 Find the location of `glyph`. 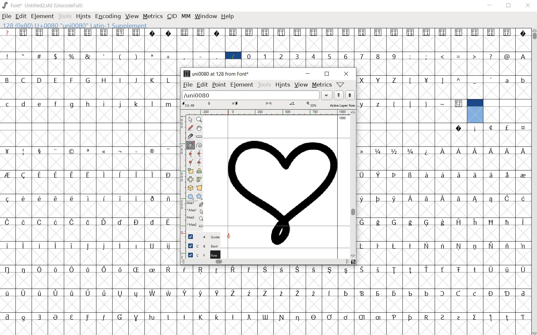

glyph is located at coordinates (151, 151).